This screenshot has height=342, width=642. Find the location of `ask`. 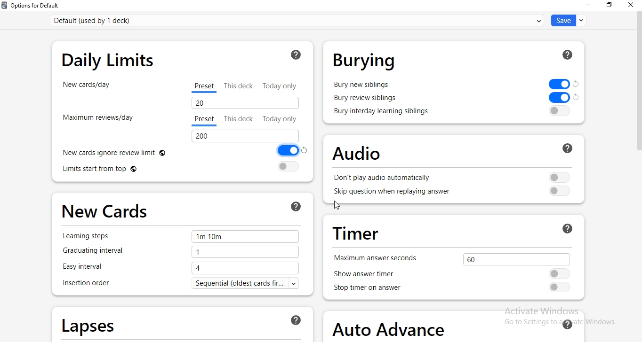

ask is located at coordinates (297, 205).